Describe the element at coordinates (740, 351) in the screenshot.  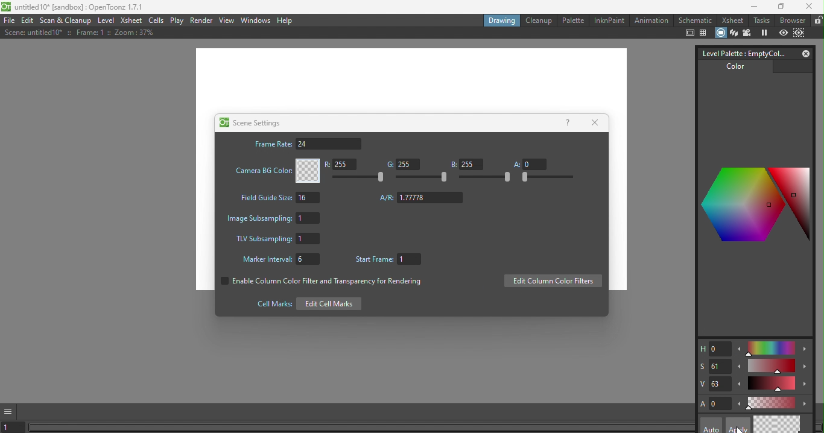
I see `Decrease` at that location.